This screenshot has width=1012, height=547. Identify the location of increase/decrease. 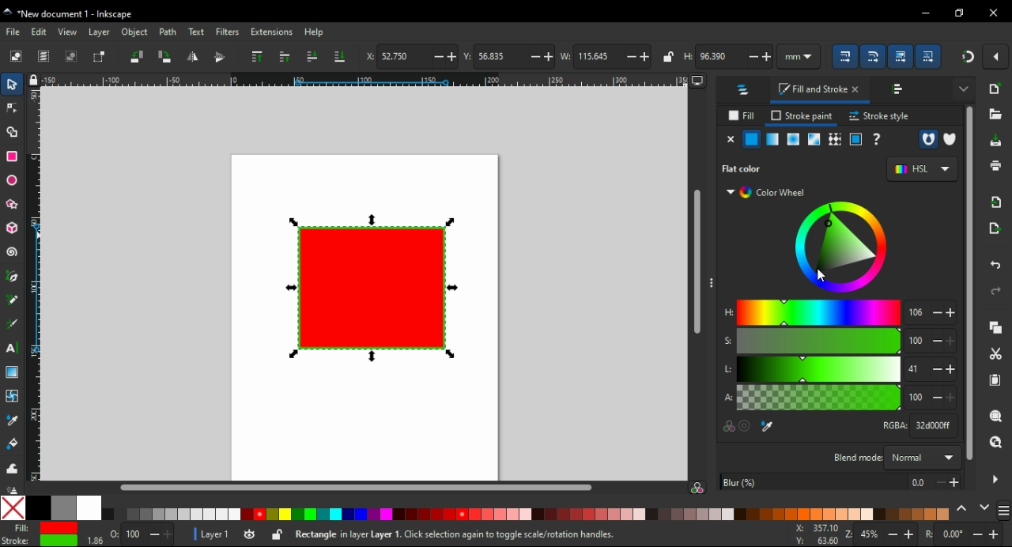
(639, 56).